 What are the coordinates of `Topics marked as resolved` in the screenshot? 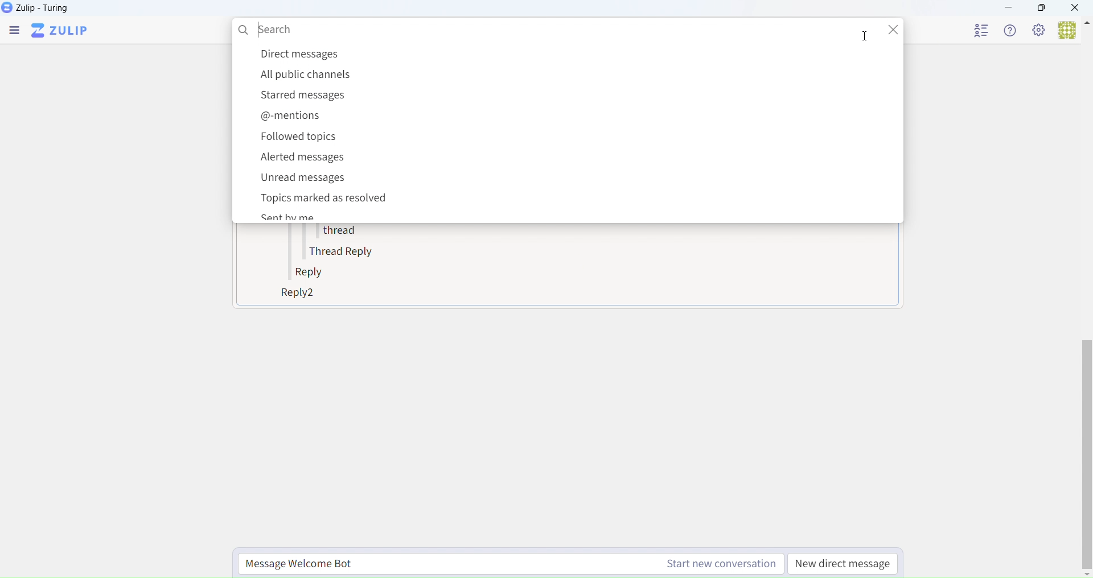 It's located at (327, 199).